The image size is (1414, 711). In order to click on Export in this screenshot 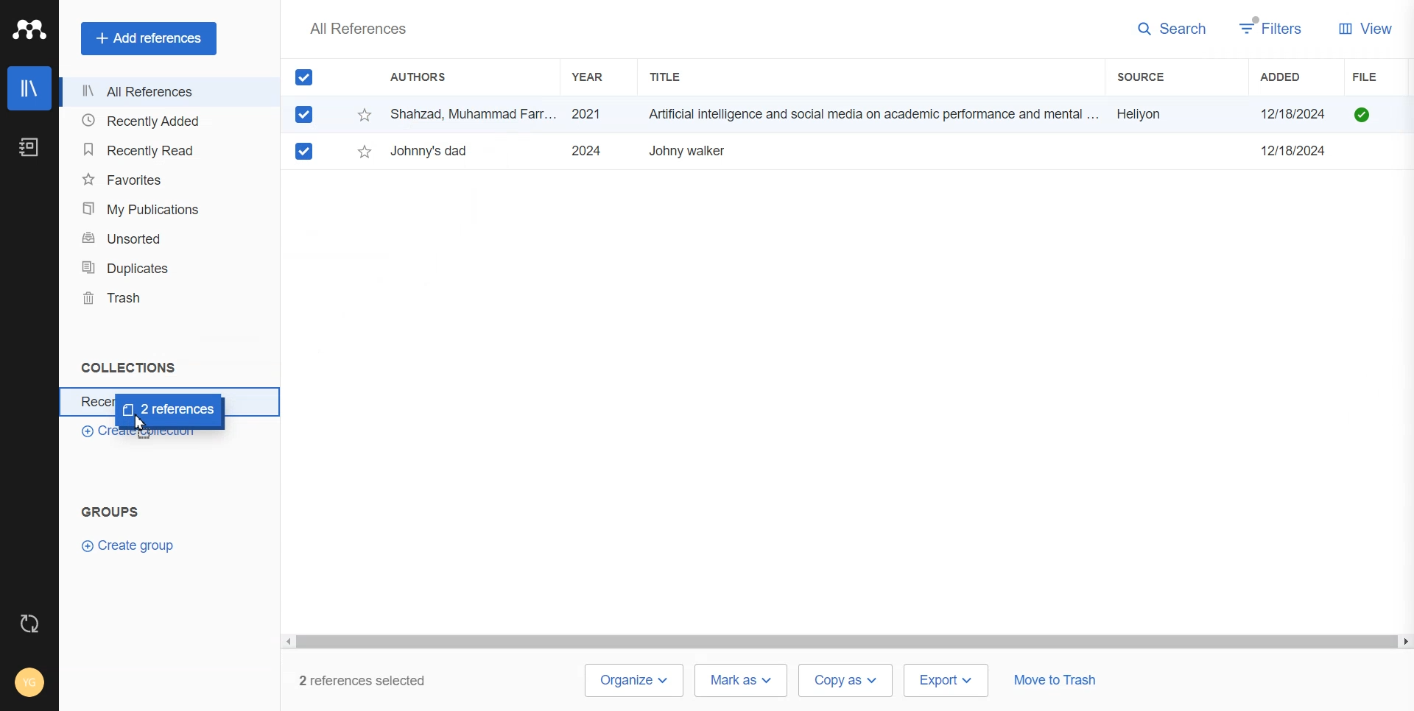, I will do `click(947, 679)`.